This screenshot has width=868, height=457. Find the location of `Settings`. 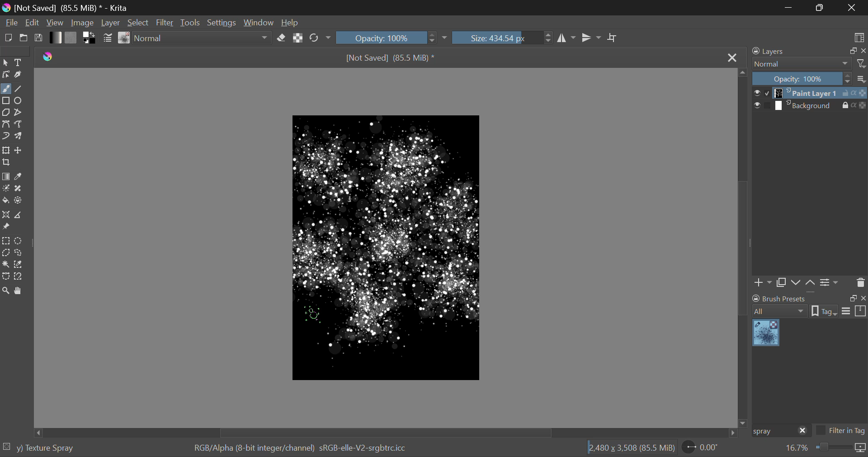

Settings is located at coordinates (830, 283).